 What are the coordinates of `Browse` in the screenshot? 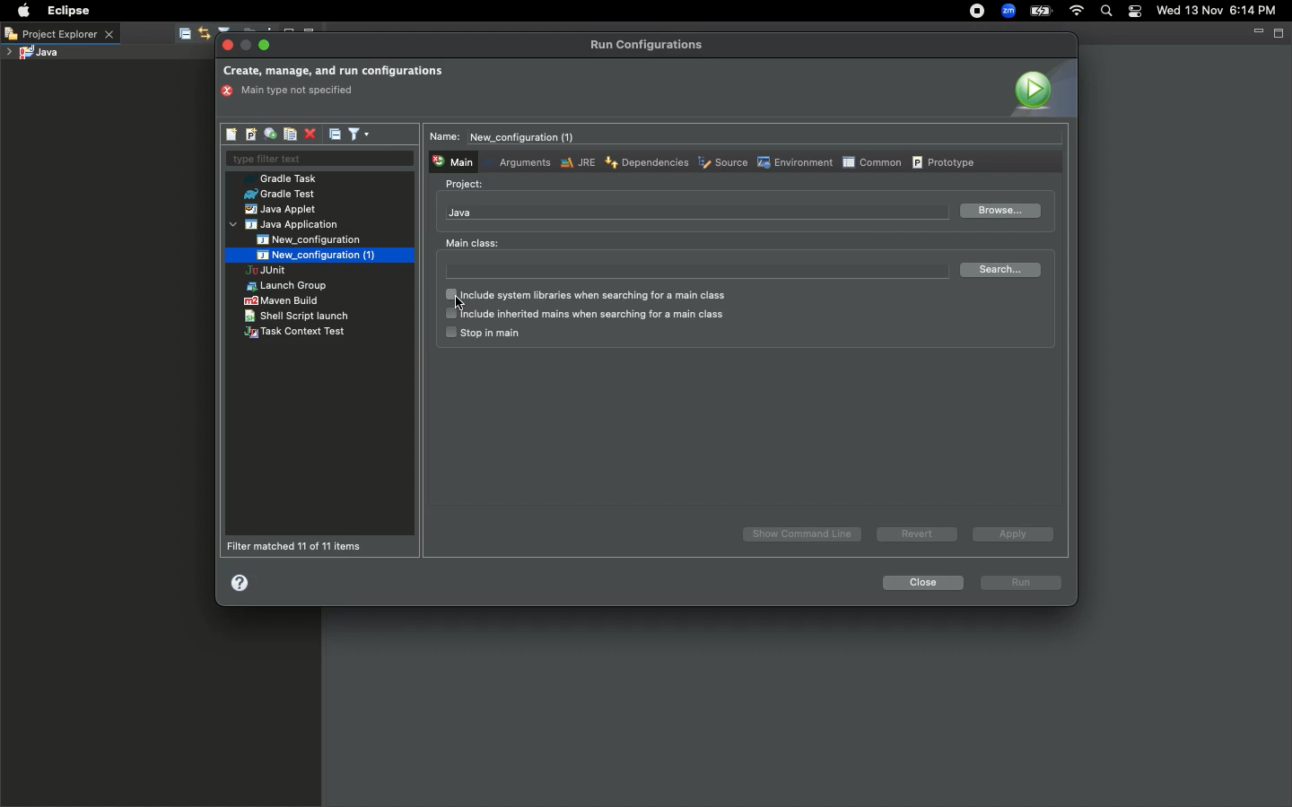 It's located at (999, 212).